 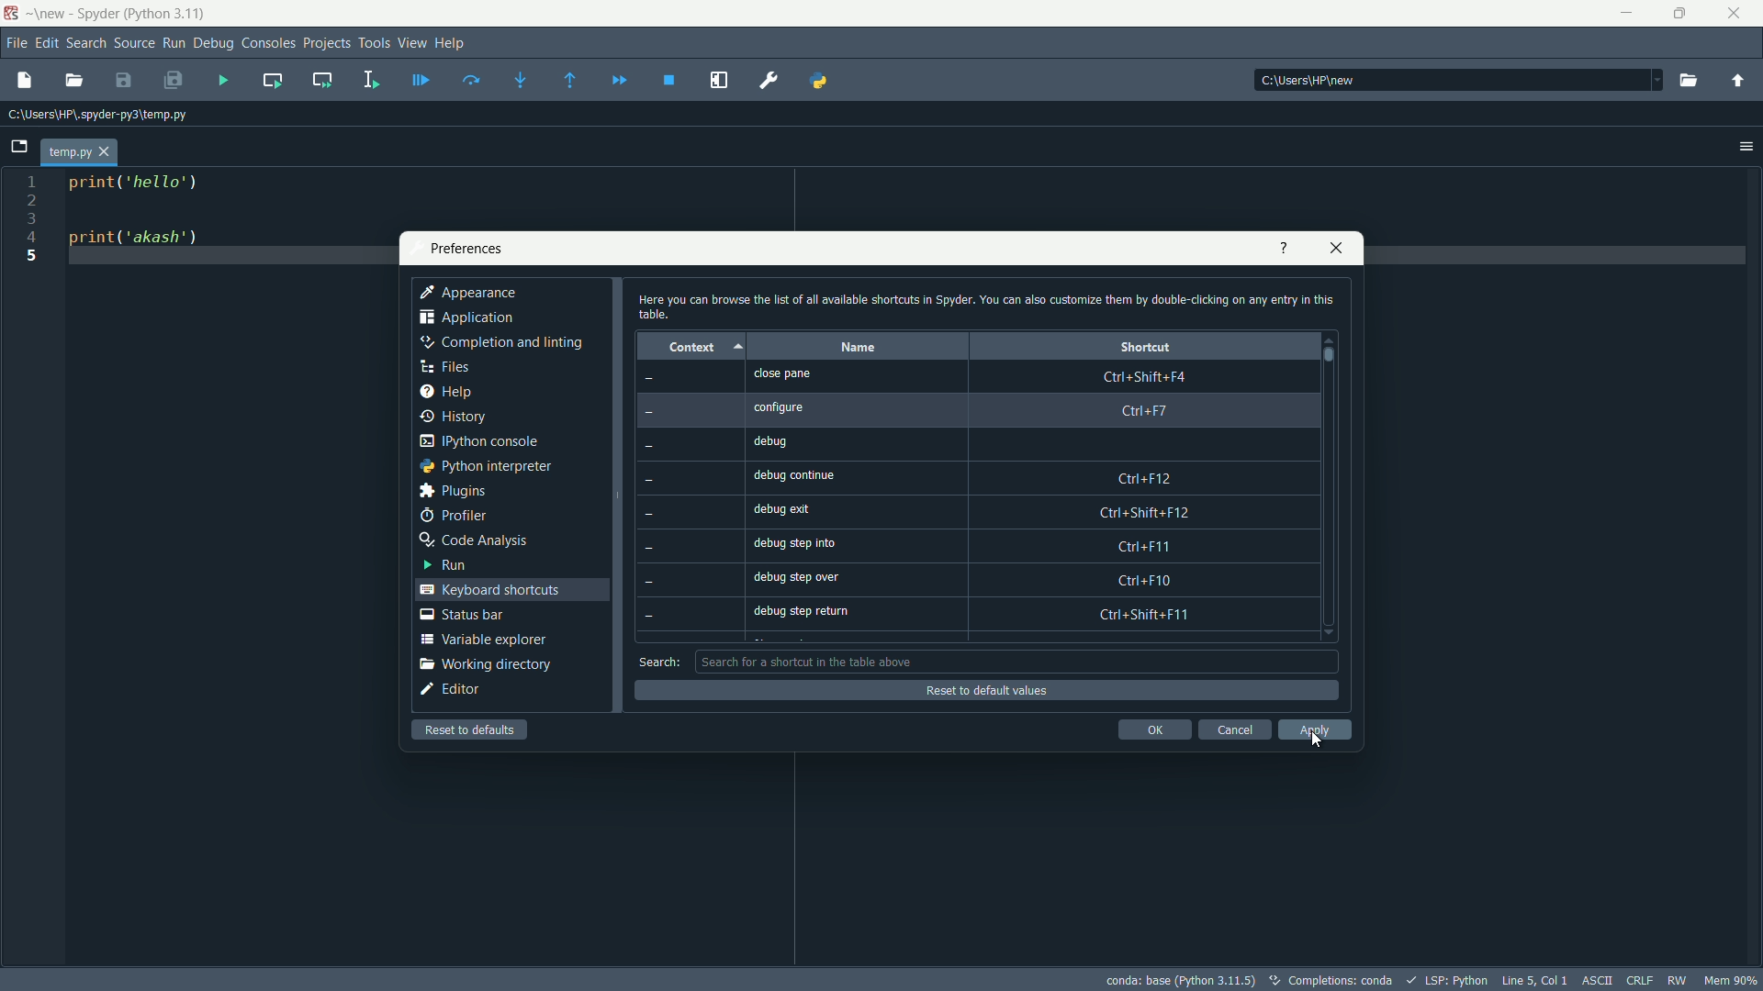 I want to click on line numbers, so click(x=32, y=220).